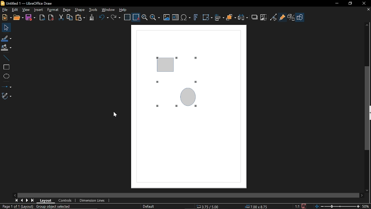 The width and height of the screenshot is (371, 209). I want to click on Copy, so click(69, 17).